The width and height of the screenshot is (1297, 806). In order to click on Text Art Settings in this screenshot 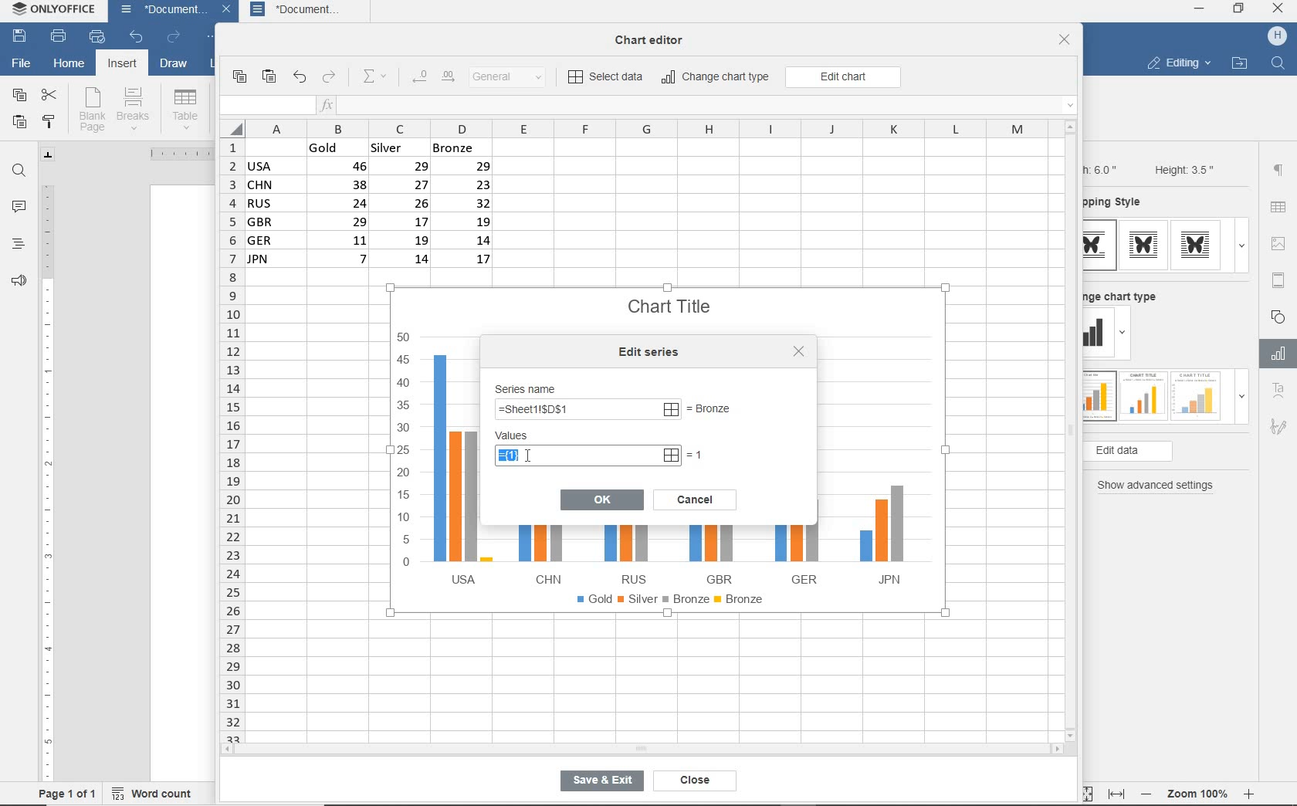, I will do `click(1277, 391)`.